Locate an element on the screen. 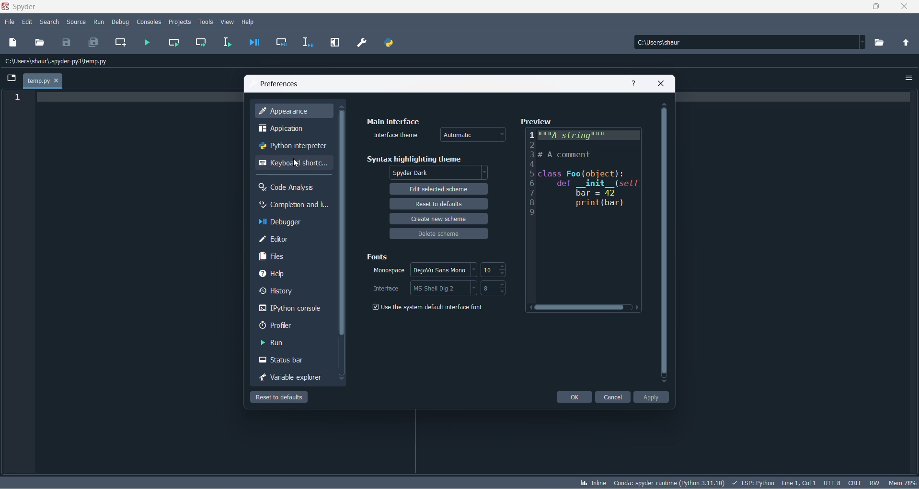 The width and height of the screenshot is (919, 489). application theme is located at coordinates (440, 173).